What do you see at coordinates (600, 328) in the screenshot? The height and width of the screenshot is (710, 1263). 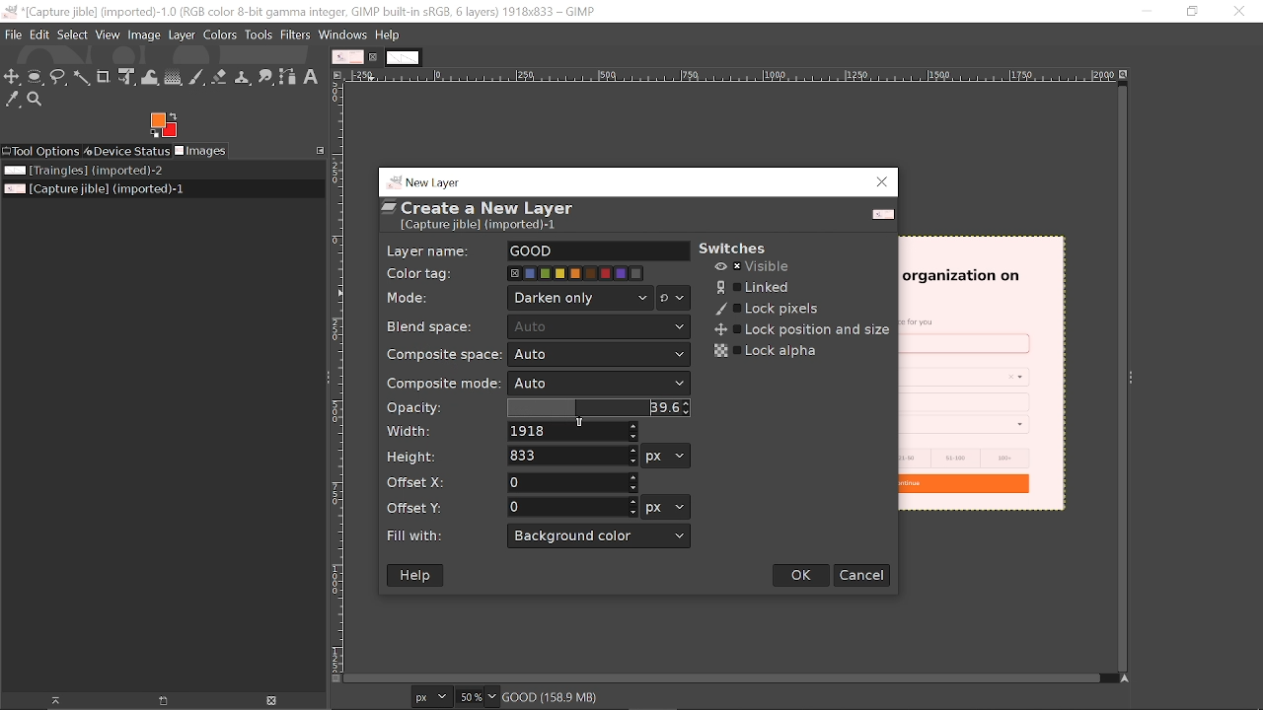 I see `Auto v` at bounding box center [600, 328].